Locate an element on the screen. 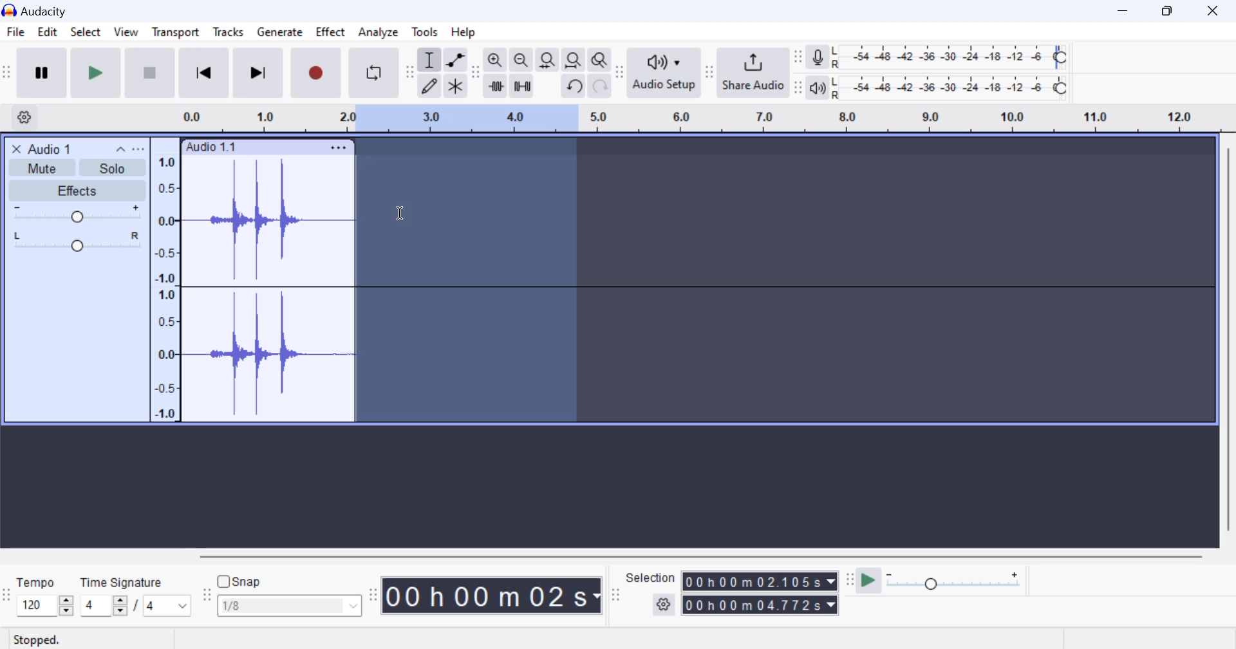 This screenshot has height=649, width=1236. record meter is located at coordinates (818, 59).